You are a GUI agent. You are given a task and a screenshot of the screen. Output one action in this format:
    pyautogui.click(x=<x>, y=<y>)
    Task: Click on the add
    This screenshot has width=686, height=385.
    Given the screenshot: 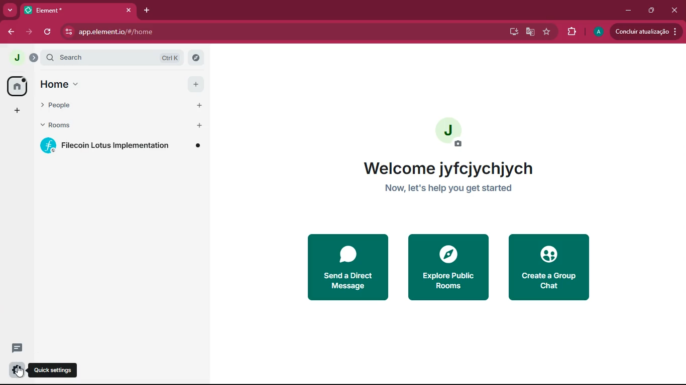 What is the action you would take?
    pyautogui.click(x=15, y=111)
    